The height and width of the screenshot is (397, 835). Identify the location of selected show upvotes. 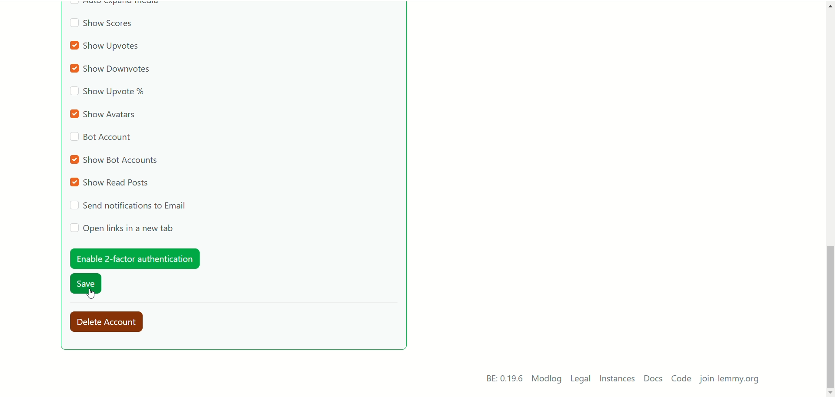
(106, 46).